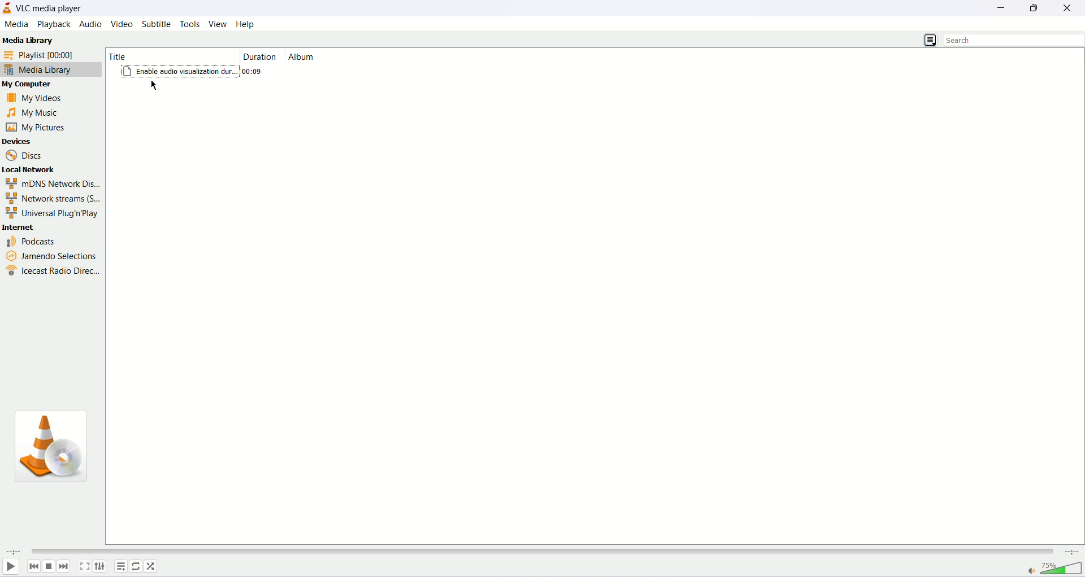 The height and width of the screenshot is (577, 1085). What do you see at coordinates (52, 270) in the screenshot?
I see `icecast radio` at bounding box center [52, 270].